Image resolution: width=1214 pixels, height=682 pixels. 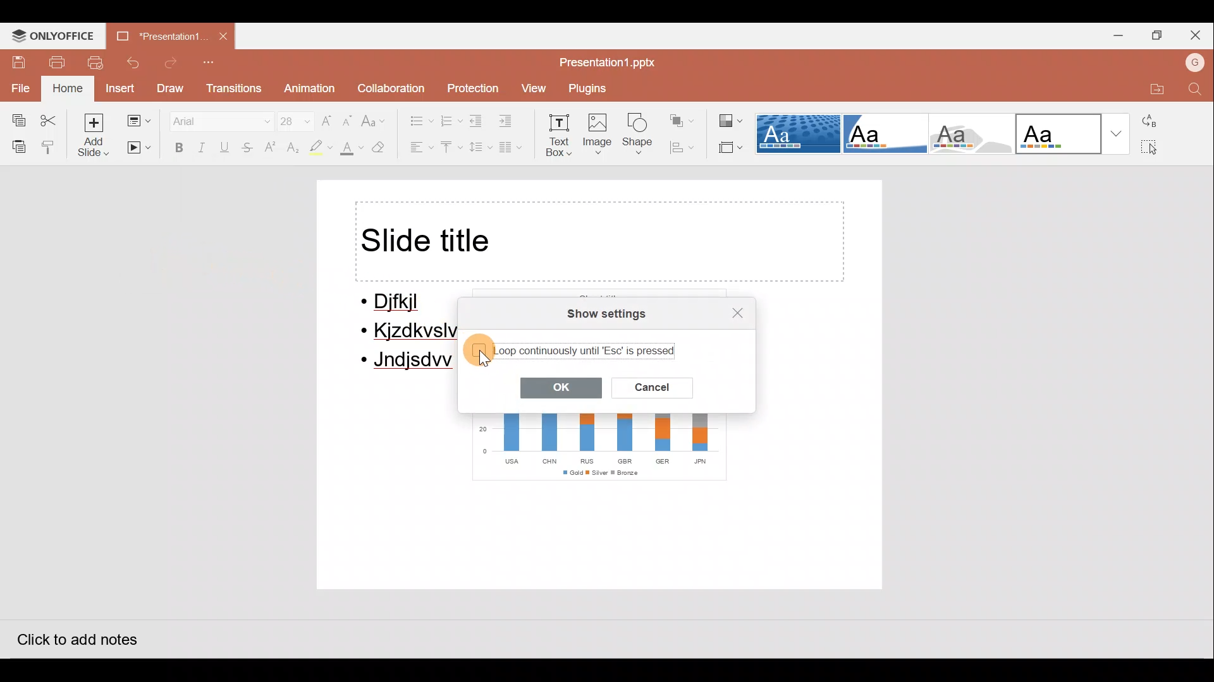 I want to click on File, so click(x=18, y=91).